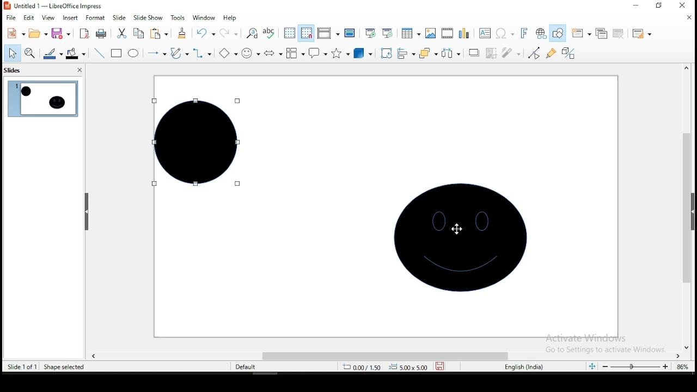  I want to click on zoom and pan, so click(30, 54).